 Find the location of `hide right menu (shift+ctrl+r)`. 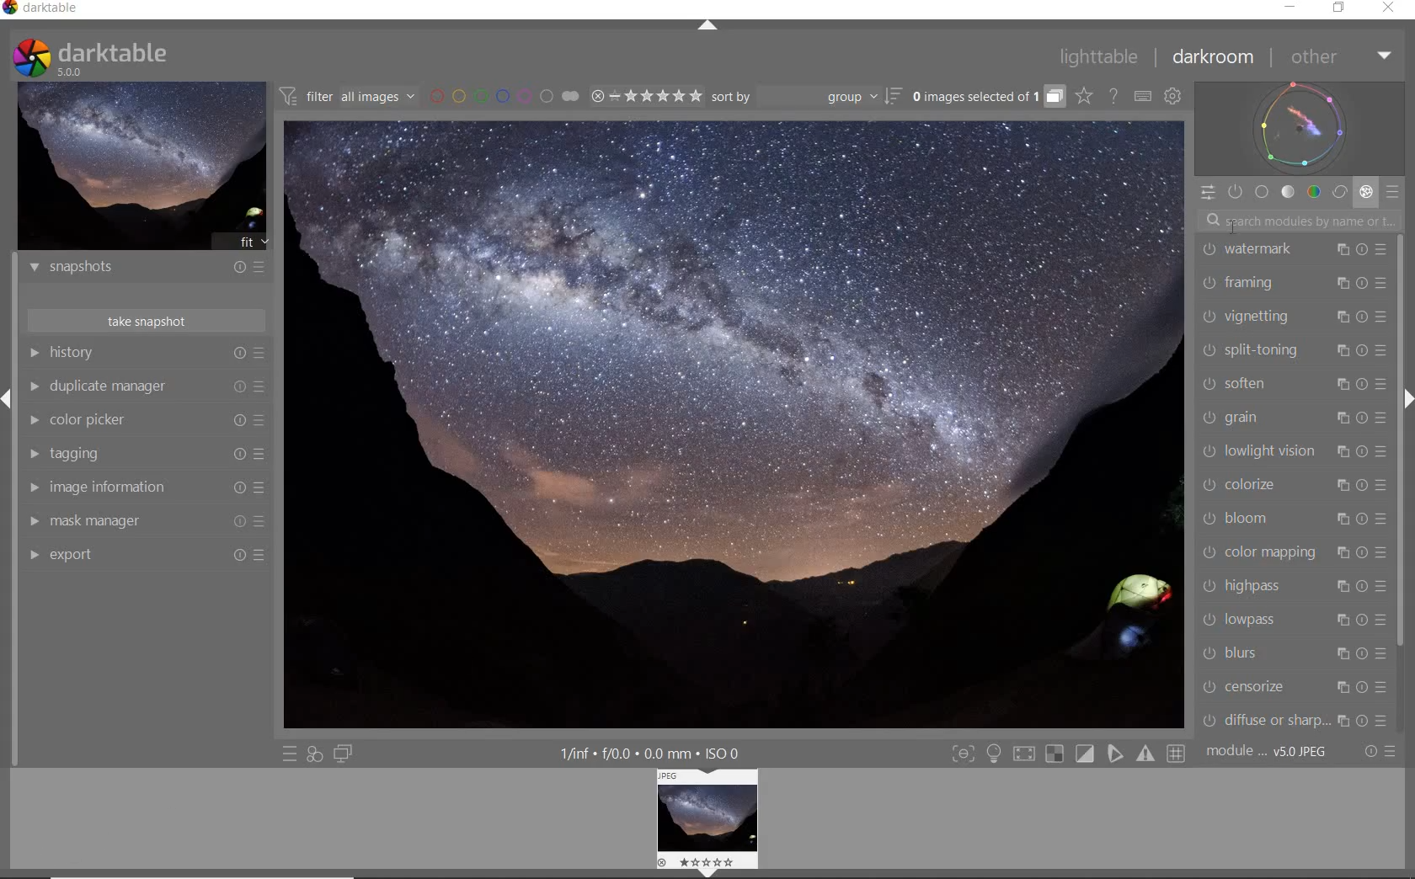

hide right menu (shift+ctrl+r) is located at coordinates (1407, 399).